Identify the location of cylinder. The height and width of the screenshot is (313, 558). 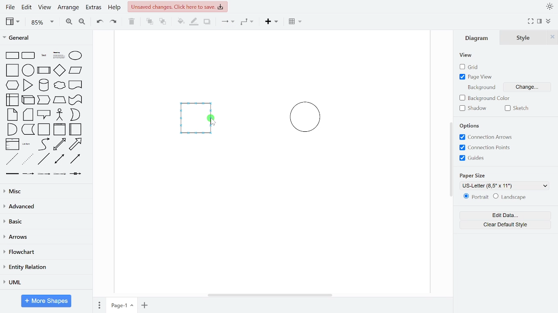
(44, 86).